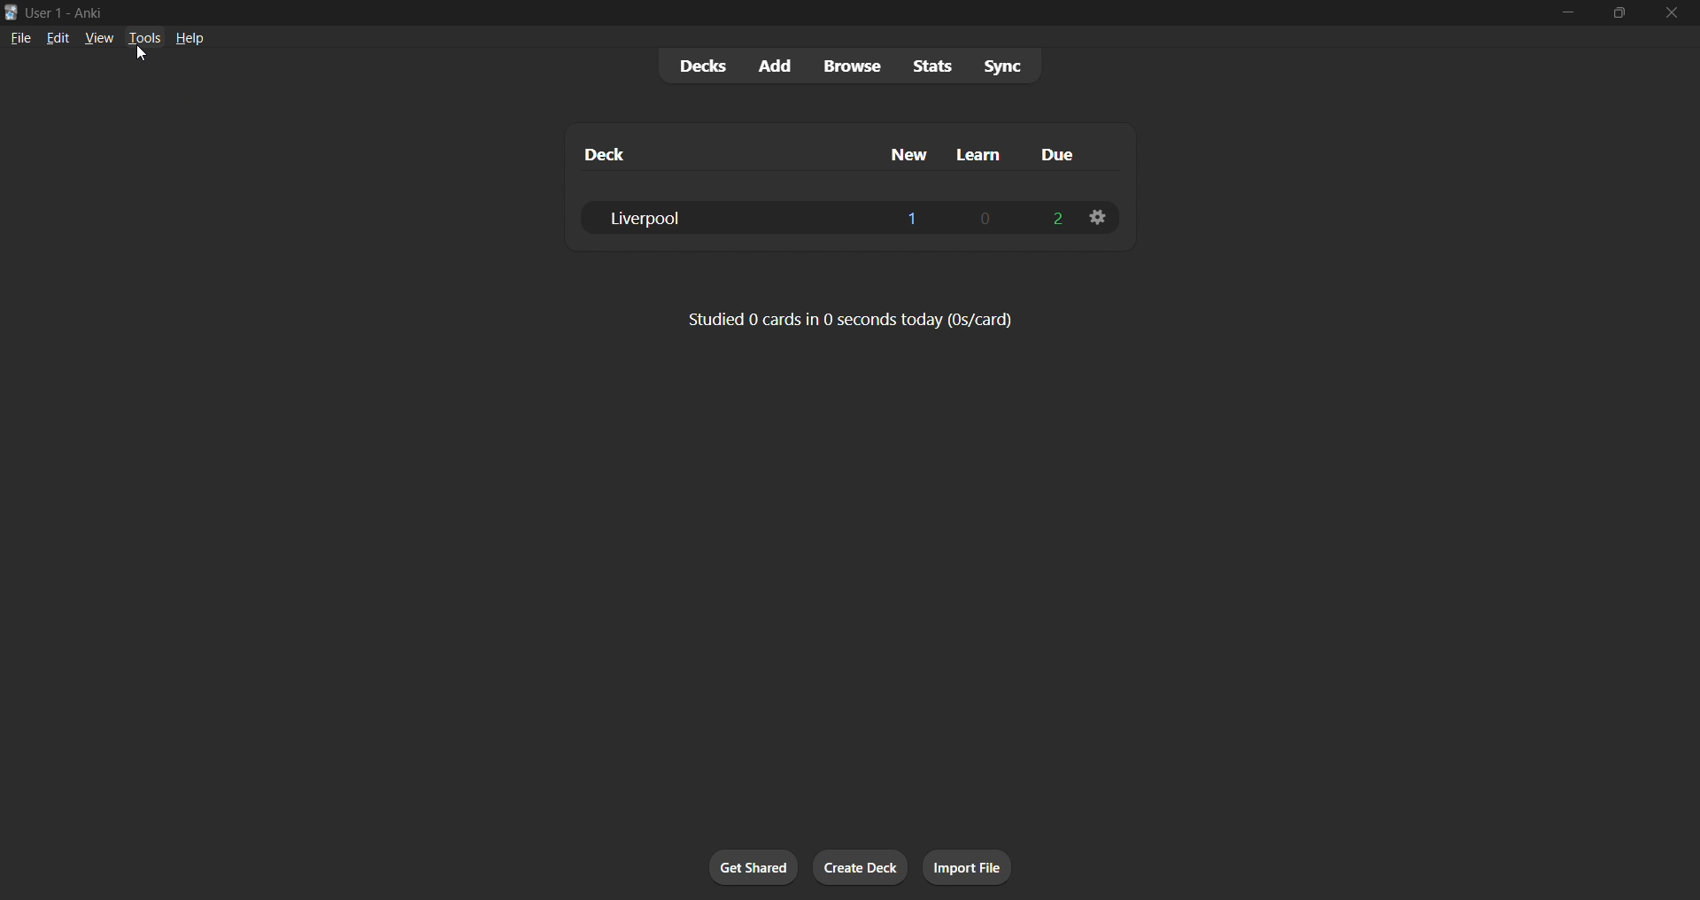 This screenshot has height=900, width=1700. What do you see at coordinates (11, 12) in the screenshot?
I see `Anki` at bounding box center [11, 12].